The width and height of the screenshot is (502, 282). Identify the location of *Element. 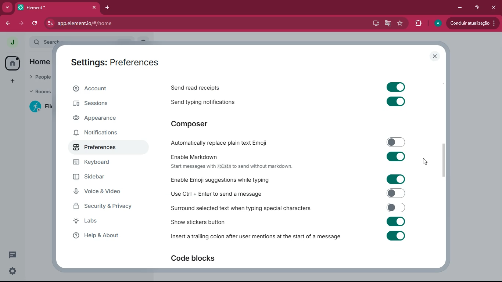
(57, 9).